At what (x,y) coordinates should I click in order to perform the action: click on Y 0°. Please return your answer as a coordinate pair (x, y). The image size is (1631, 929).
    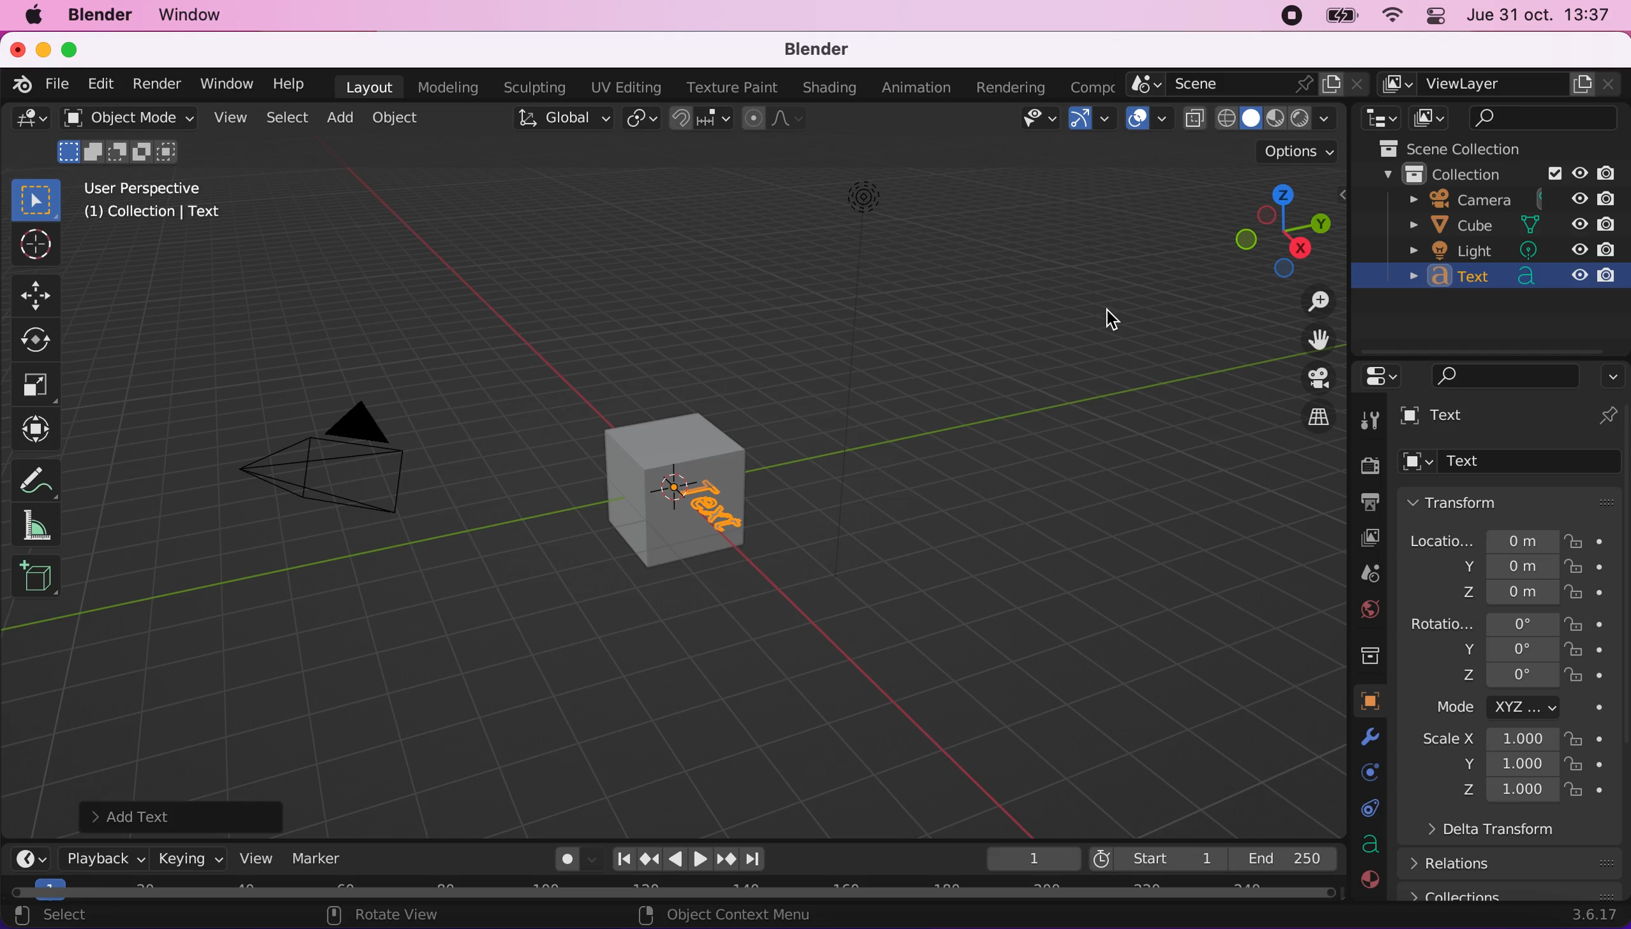
    Looking at the image, I should click on (1503, 650).